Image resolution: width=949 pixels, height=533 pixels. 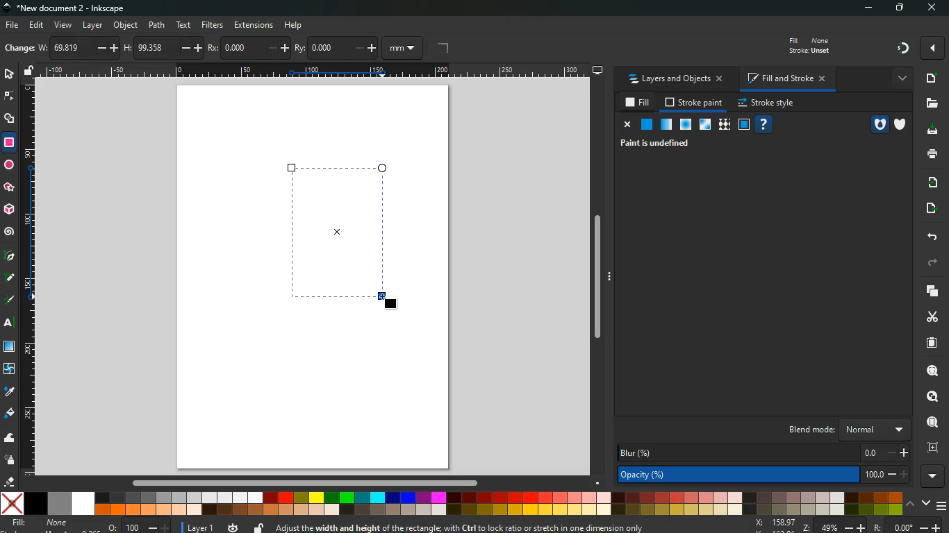 What do you see at coordinates (686, 125) in the screenshot?
I see `ice` at bounding box center [686, 125].